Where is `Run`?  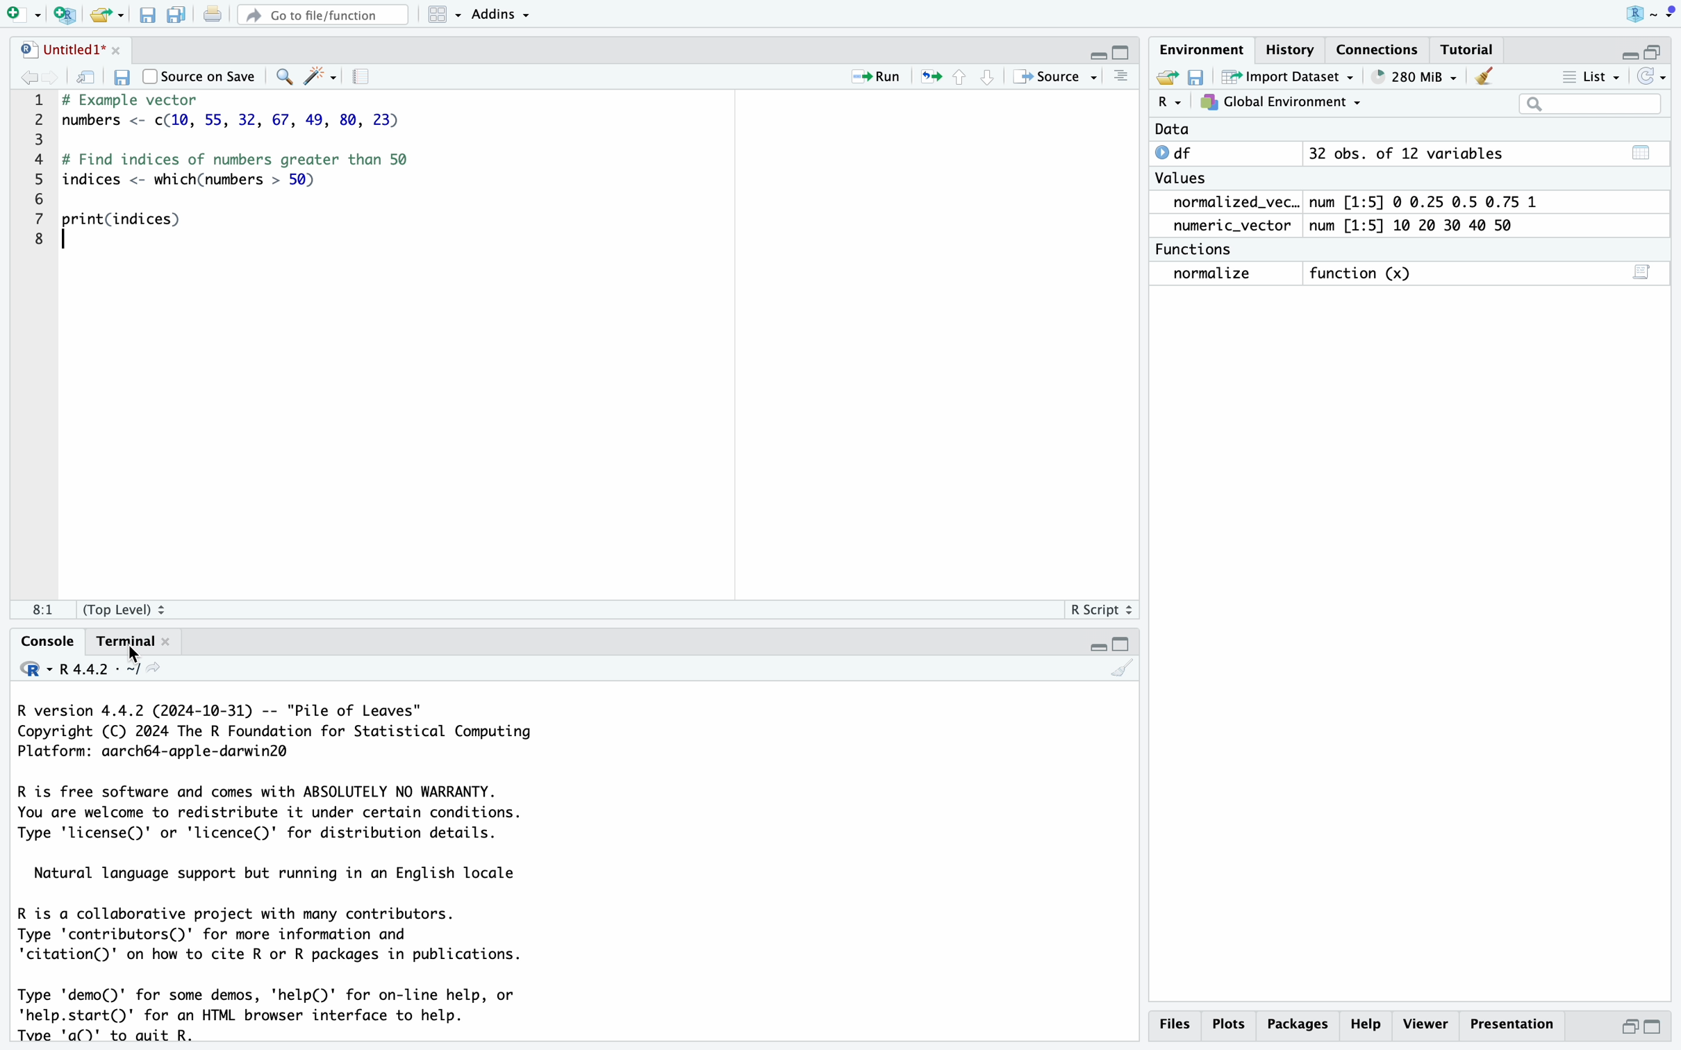 Run is located at coordinates (866, 74).